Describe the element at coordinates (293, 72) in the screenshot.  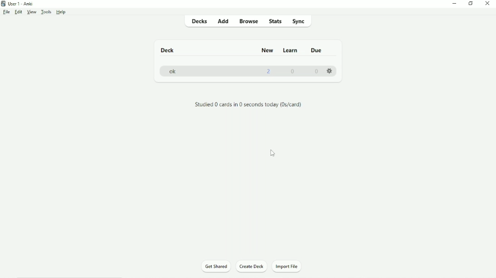
I see `0` at that location.